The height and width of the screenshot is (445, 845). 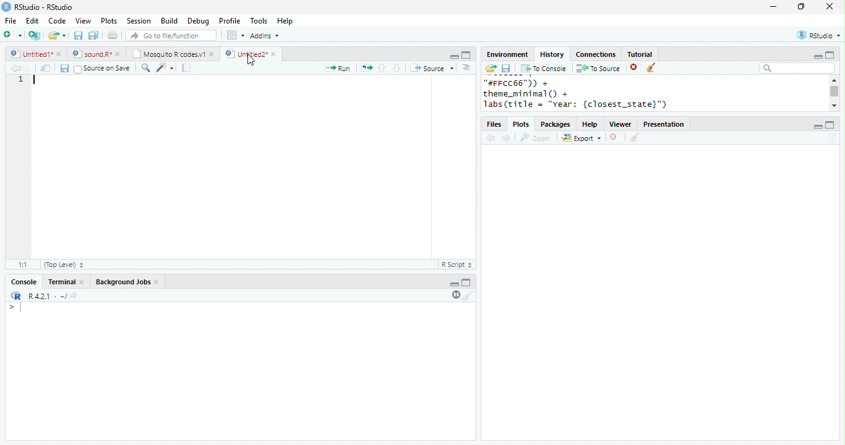 What do you see at coordinates (169, 54) in the screenshot?
I see `Mosquito R codes.v1` at bounding box center [169, 54].